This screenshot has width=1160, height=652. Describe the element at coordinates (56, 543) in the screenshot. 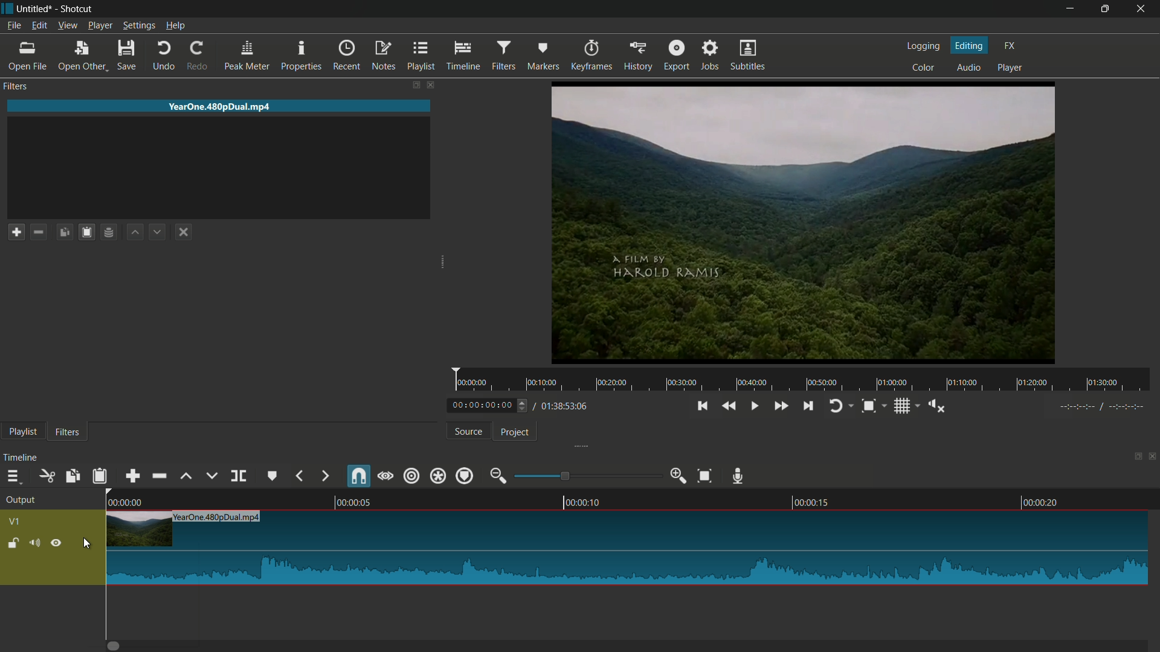

I see `hide` at that location.